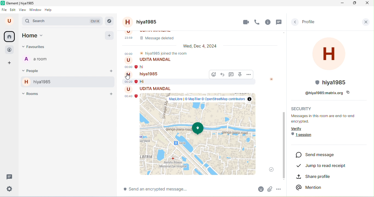 This screenshot has width=374, height=197. Describe the element at coordinates (319, 155) in the screenshot. I see `send message` at that location.